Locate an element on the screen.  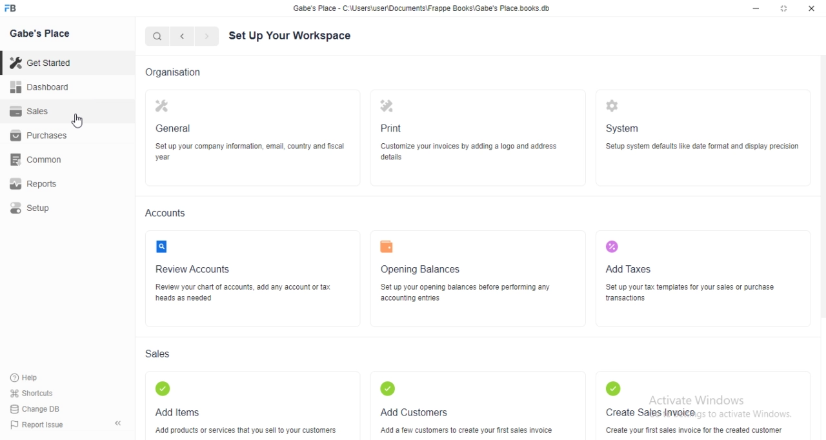
Report Issue is located at coordinates (45, 425).